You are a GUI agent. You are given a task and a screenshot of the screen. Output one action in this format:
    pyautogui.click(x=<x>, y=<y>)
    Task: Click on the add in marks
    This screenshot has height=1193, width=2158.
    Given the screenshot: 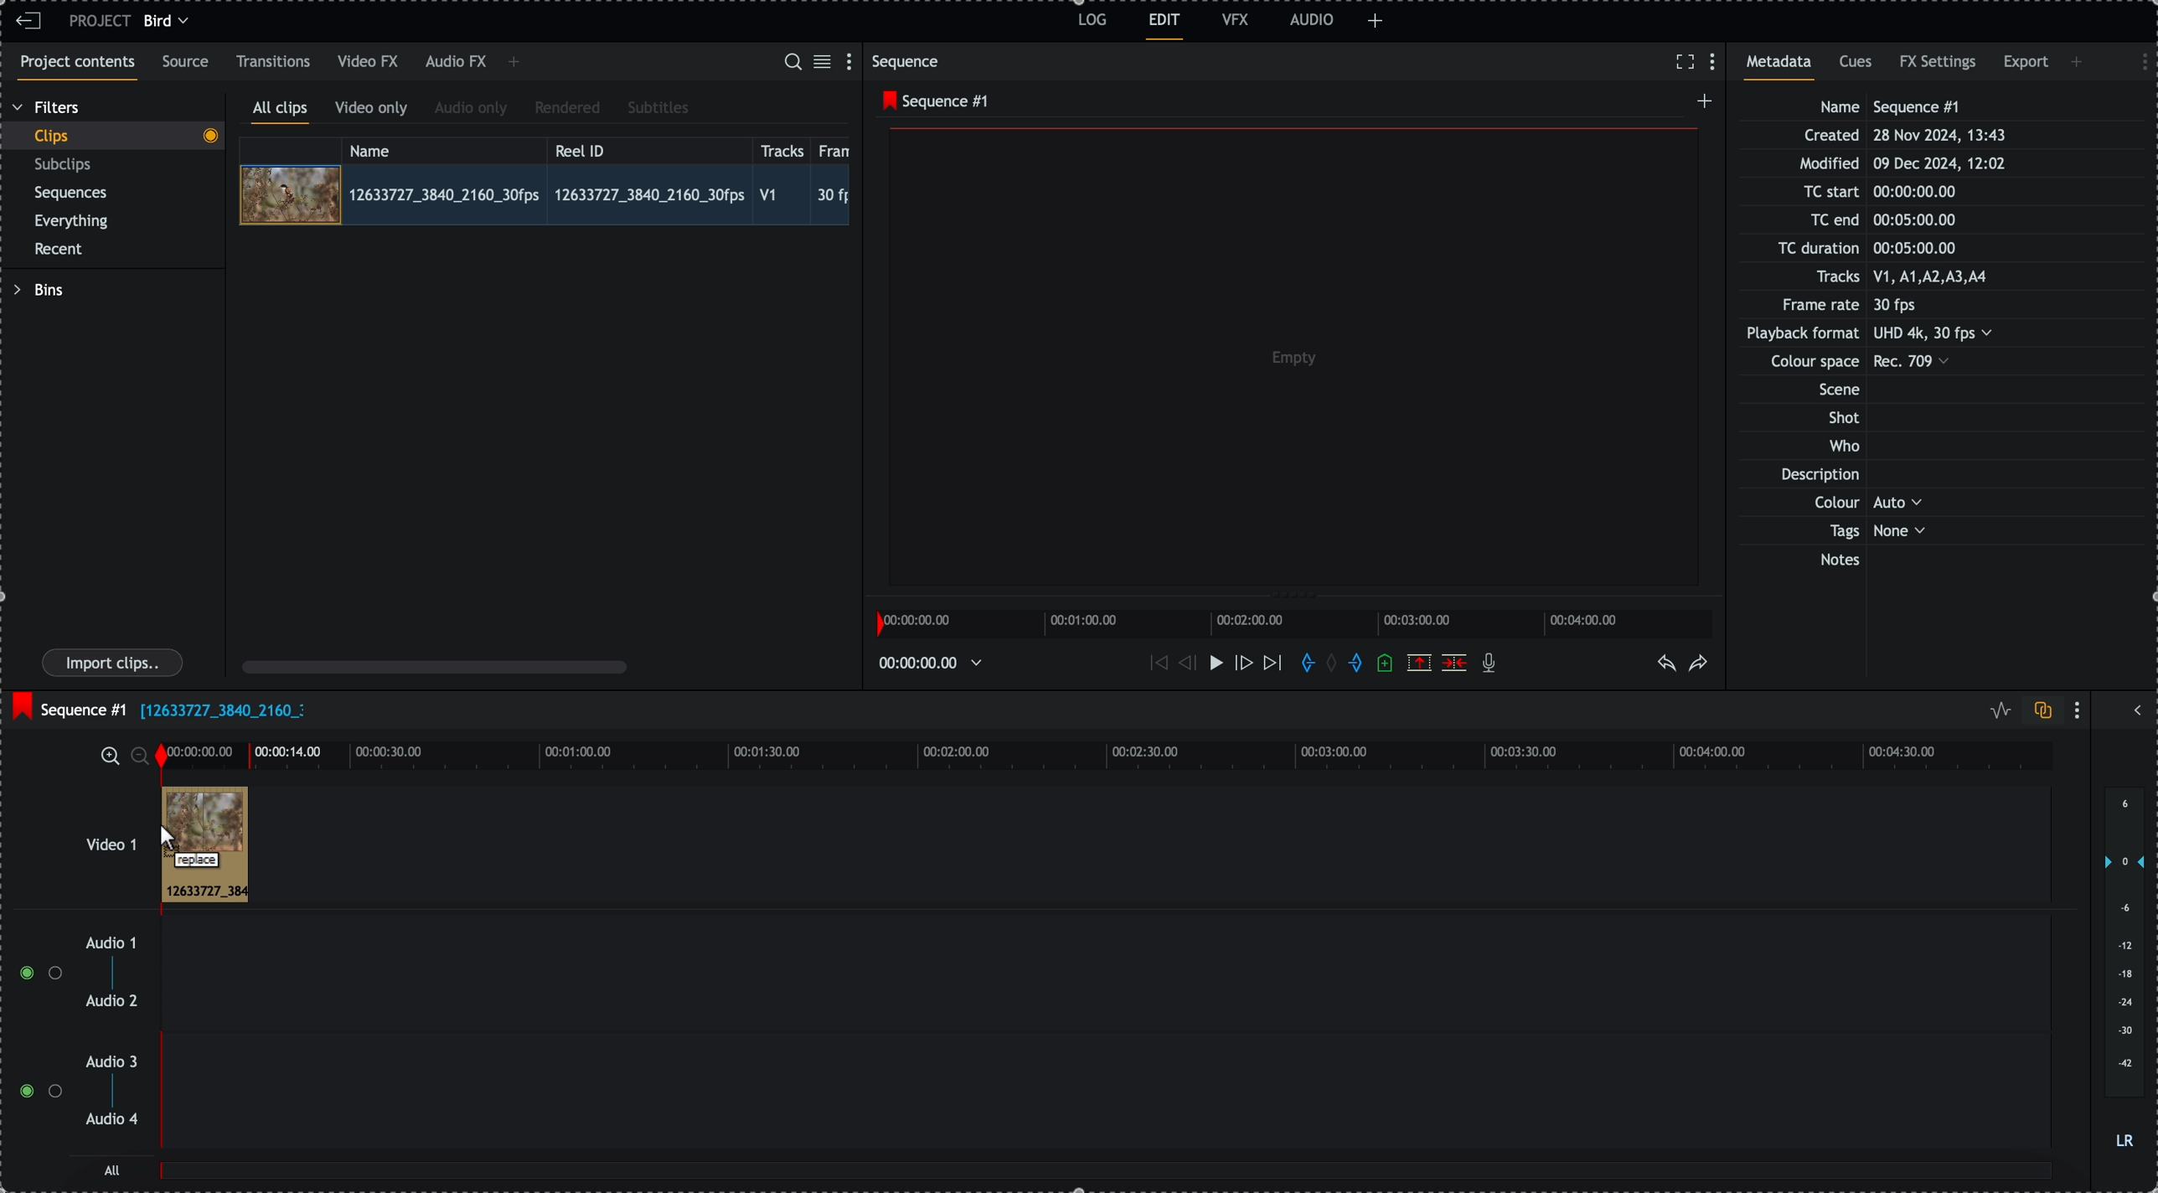 What is the action you would take?
    pyautogui.click(x=1304, y=664)
    